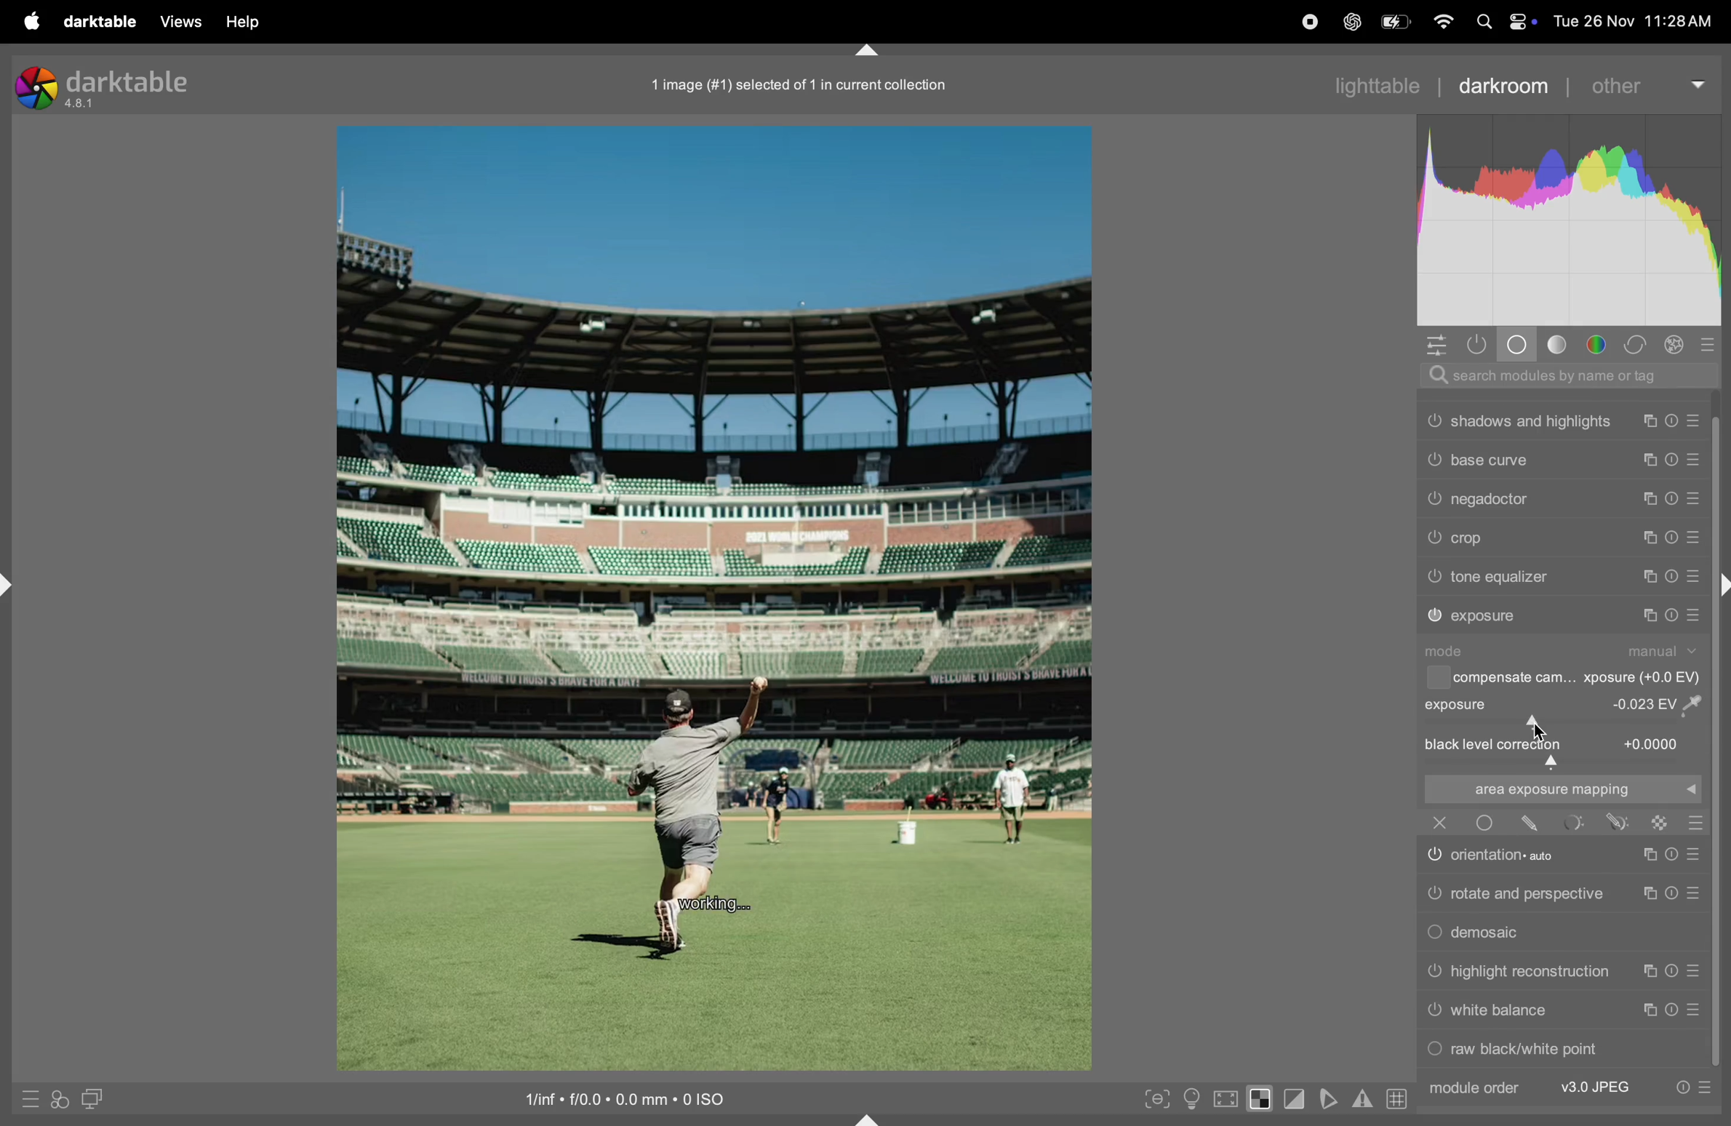  Describe the element at coordinates (1646, 855) in the screenshot. I see `copy` at that location.